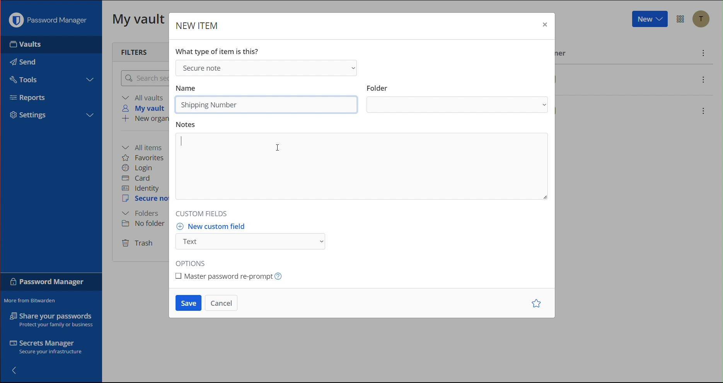 Image resolution: width=723 pixels, height=383 pixels. I want to click on Folders, so click(142, 213).